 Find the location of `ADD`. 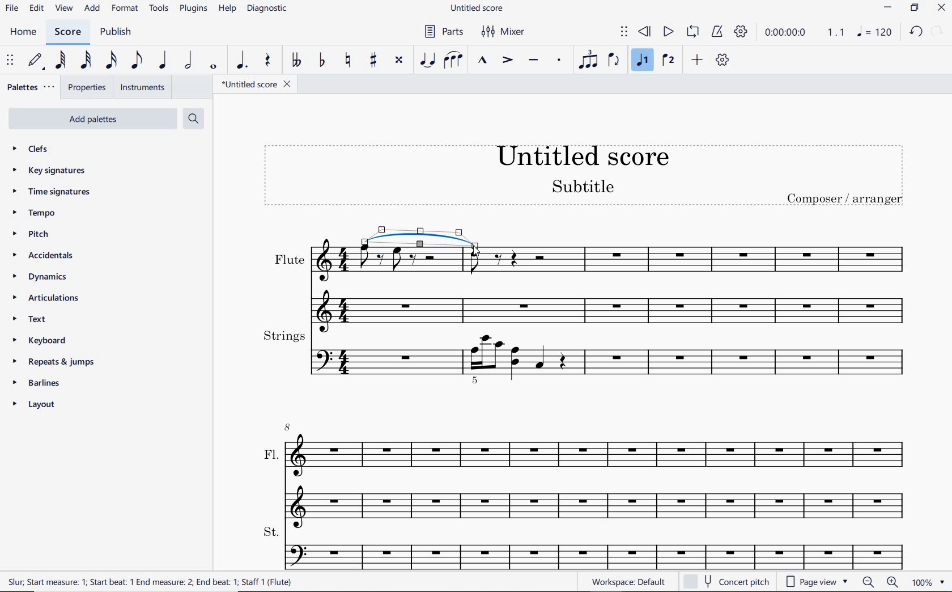

ADD is located at coordinates (696, 61).